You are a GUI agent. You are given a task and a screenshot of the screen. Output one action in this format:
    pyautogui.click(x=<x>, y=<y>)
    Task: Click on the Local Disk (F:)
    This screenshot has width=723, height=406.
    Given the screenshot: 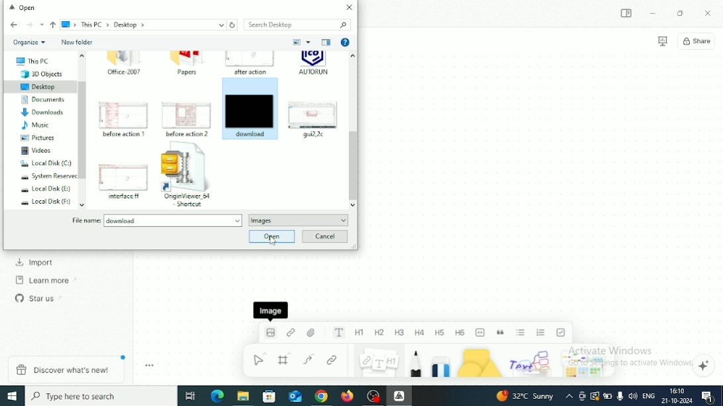 What is the action you would take?
    pyautogui.click(x=42, y=202)
    